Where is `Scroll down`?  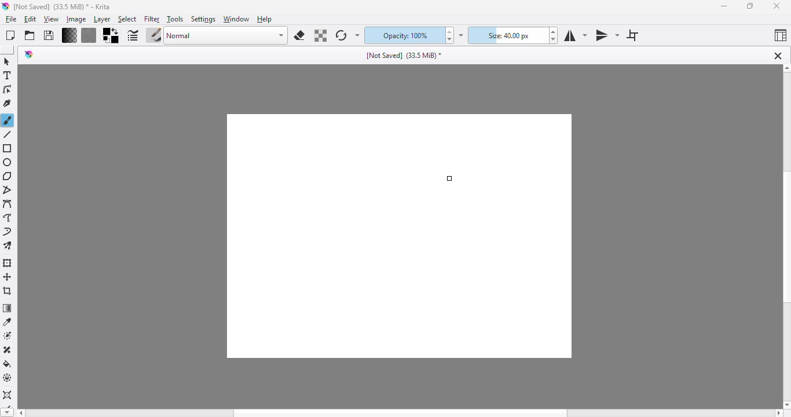 Scroll down is located at coordinates (7, 412).